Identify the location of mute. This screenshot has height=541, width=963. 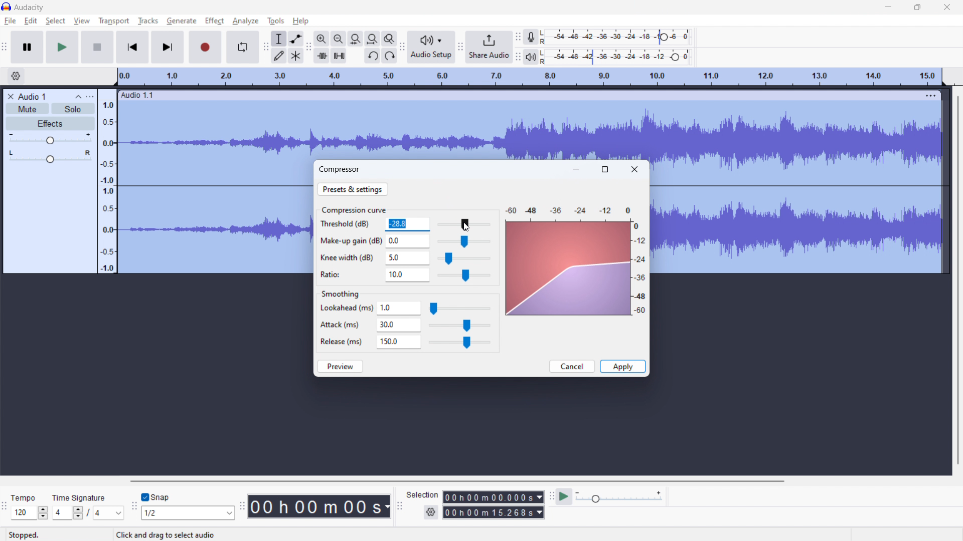
(28, 109).